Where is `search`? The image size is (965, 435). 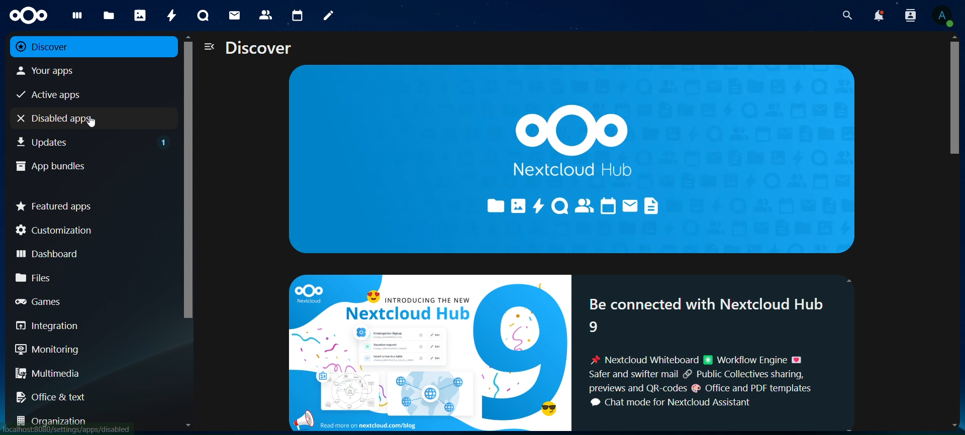
search is located at coordinates (847, 16).